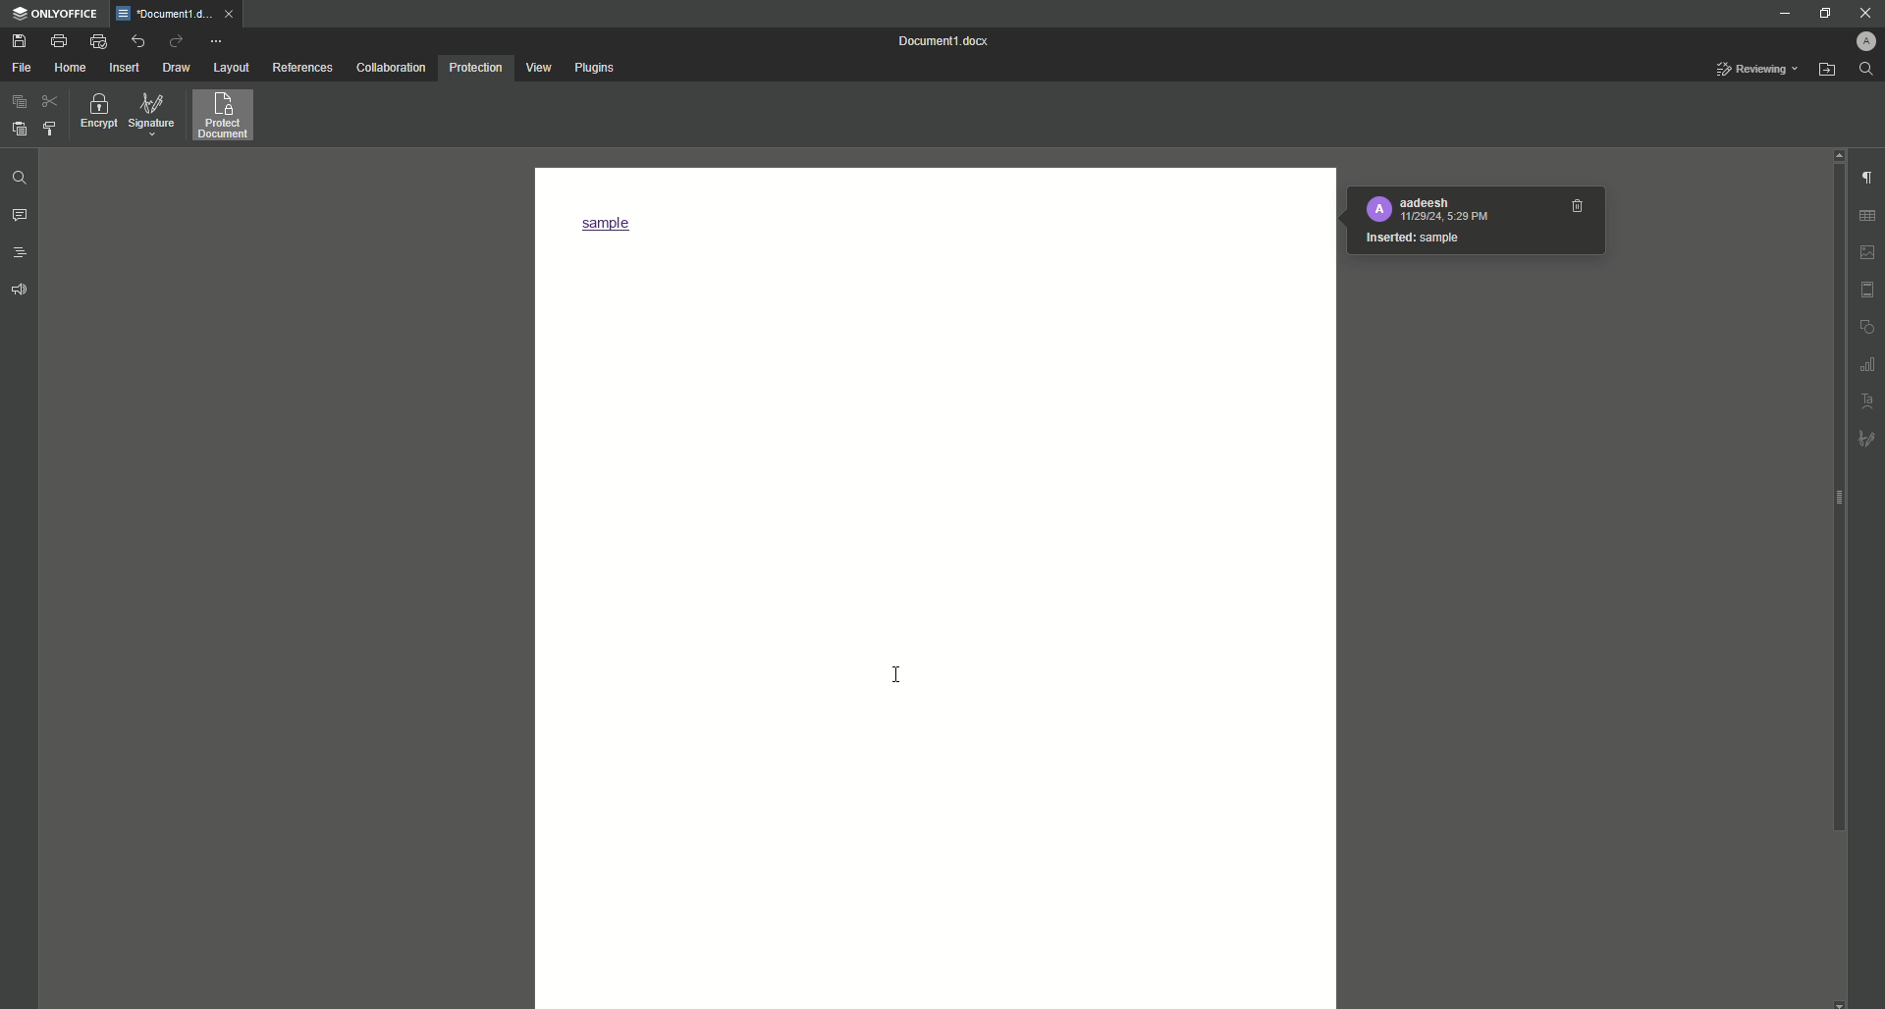  Describe the element at coordinates (947, 41) in the screenshot. I see `Document 1` at that location.